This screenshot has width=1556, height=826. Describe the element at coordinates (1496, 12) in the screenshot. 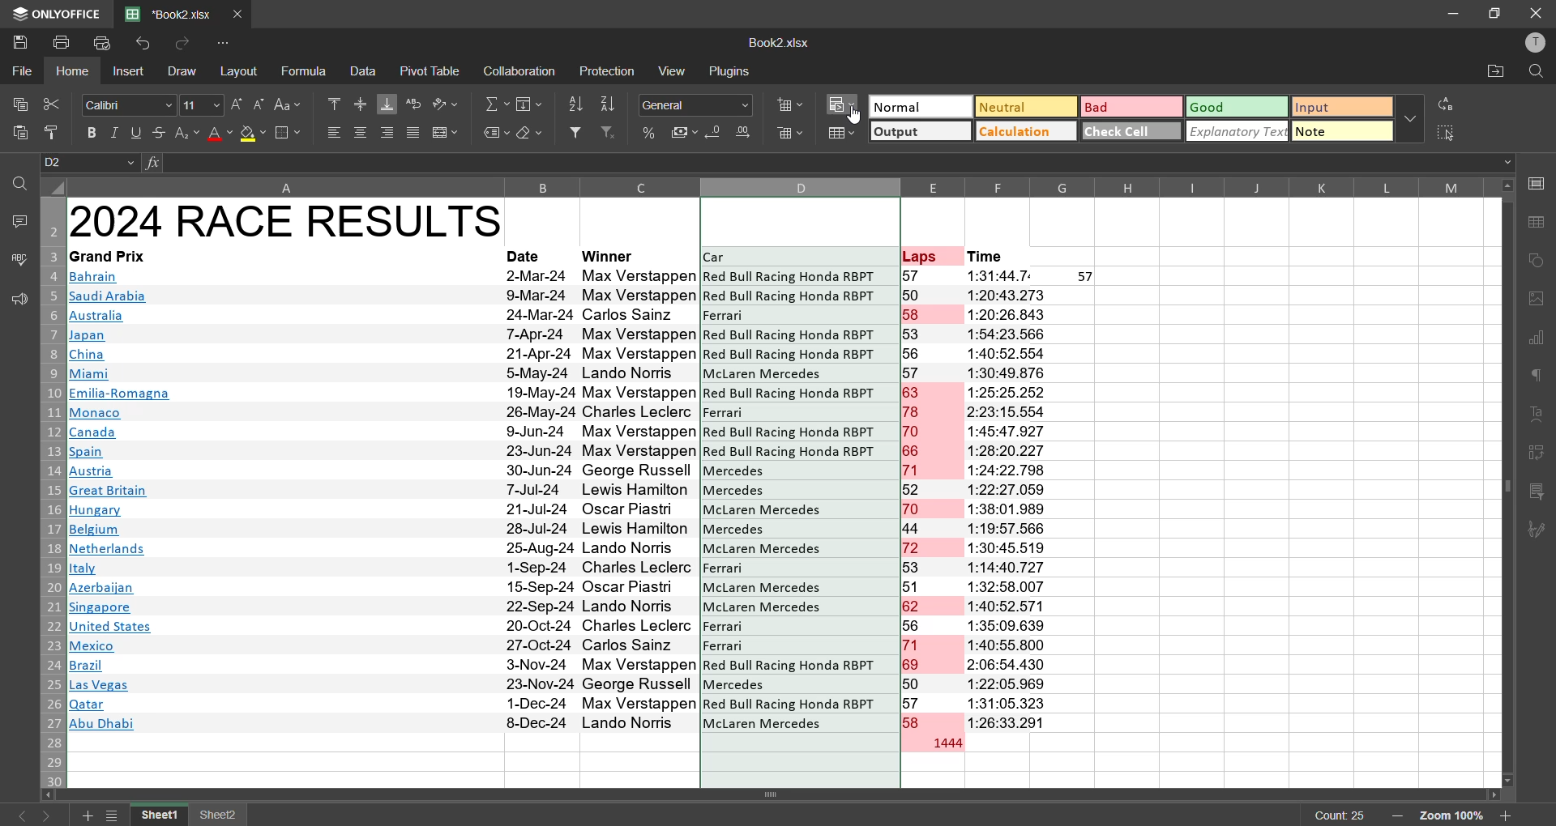

I see `maximize` at that location.